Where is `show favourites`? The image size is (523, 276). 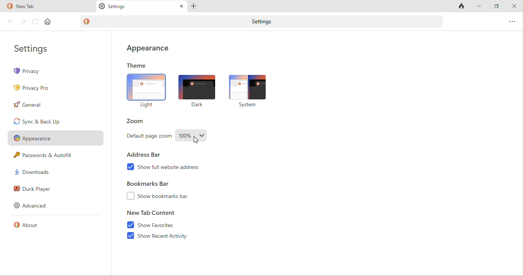 show favourites is located at coordinates (165, 224).